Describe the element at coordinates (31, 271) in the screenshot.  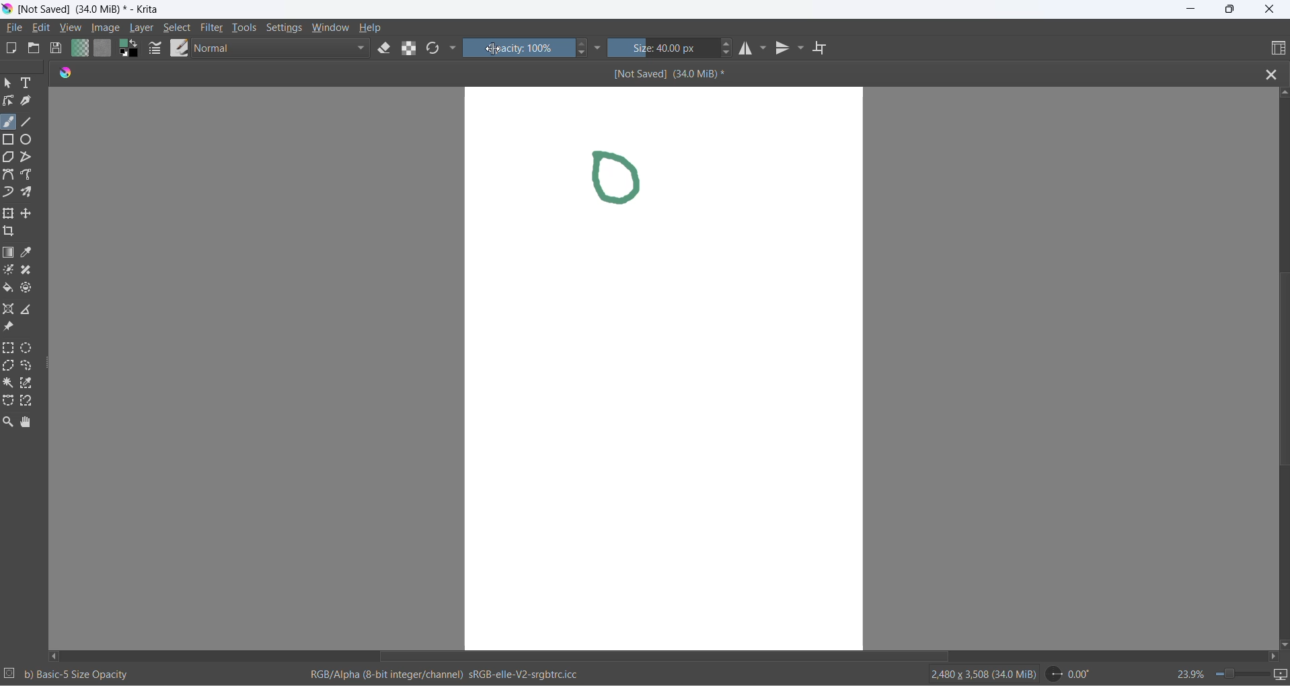
I see `smart patch tool` at that location.